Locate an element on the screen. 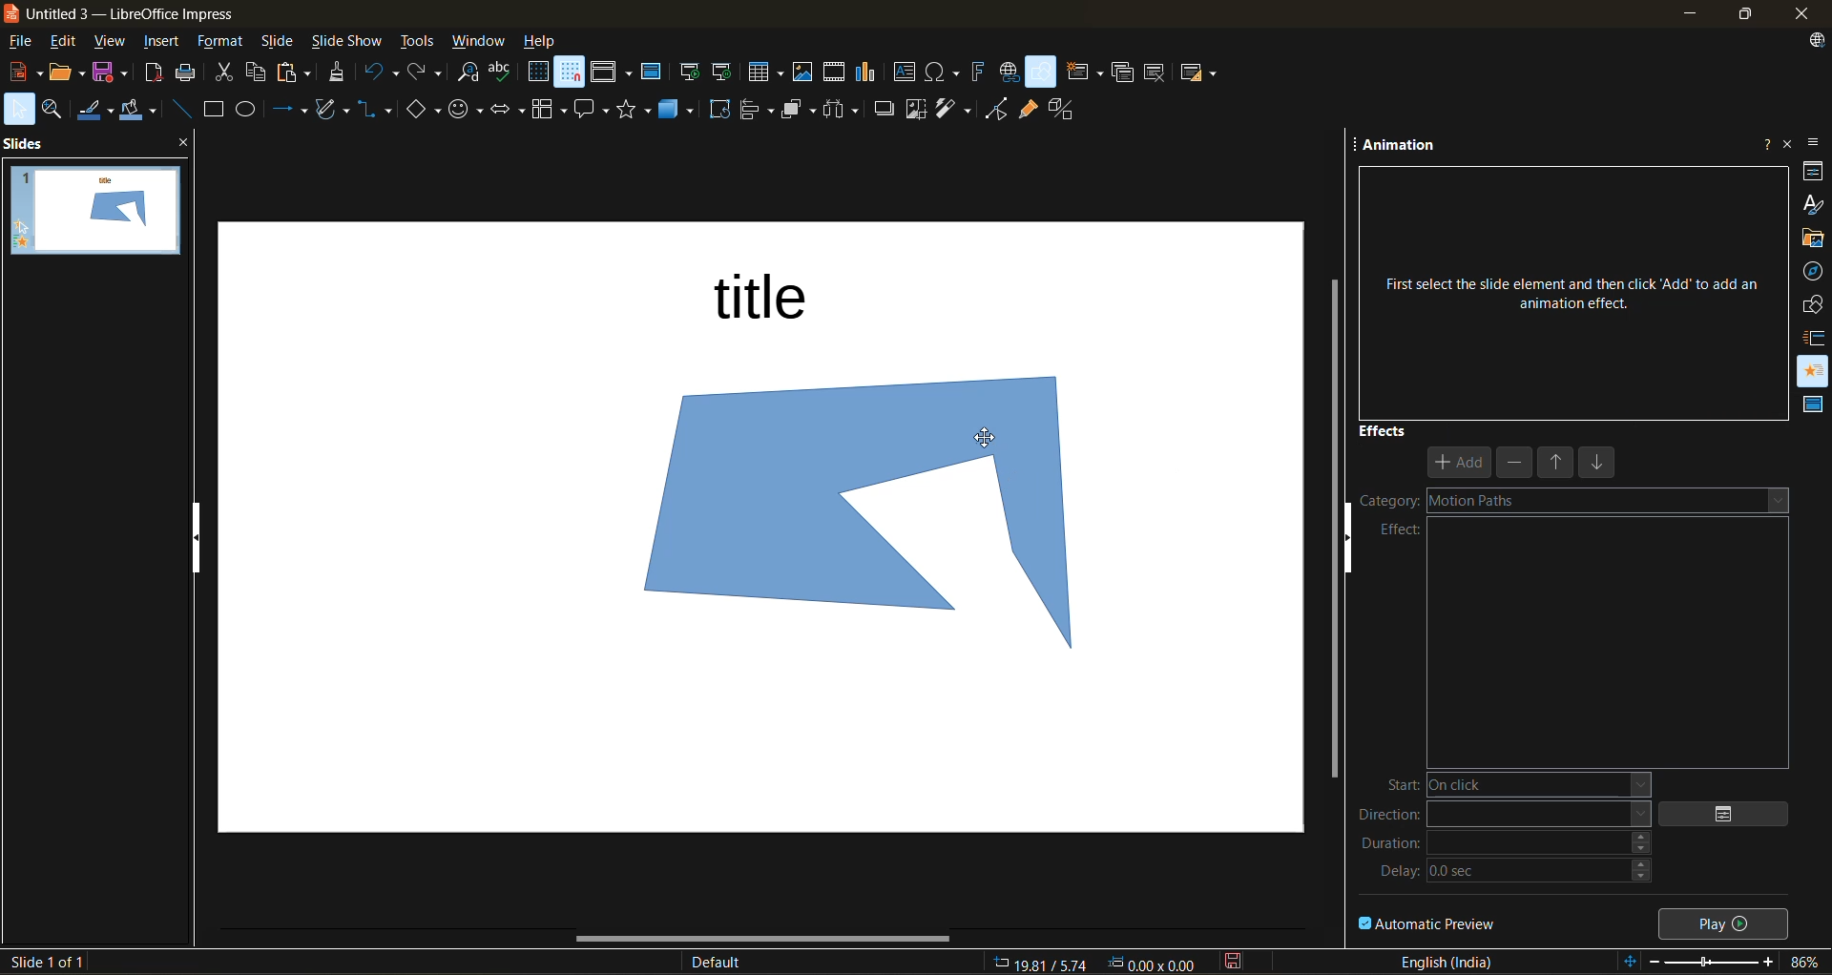 The image size is (1832, 975). undo is located at coordinates (381, 73).